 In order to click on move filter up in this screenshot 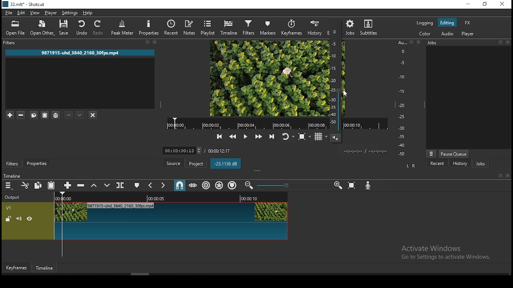, I will do `click(69, 115)`.